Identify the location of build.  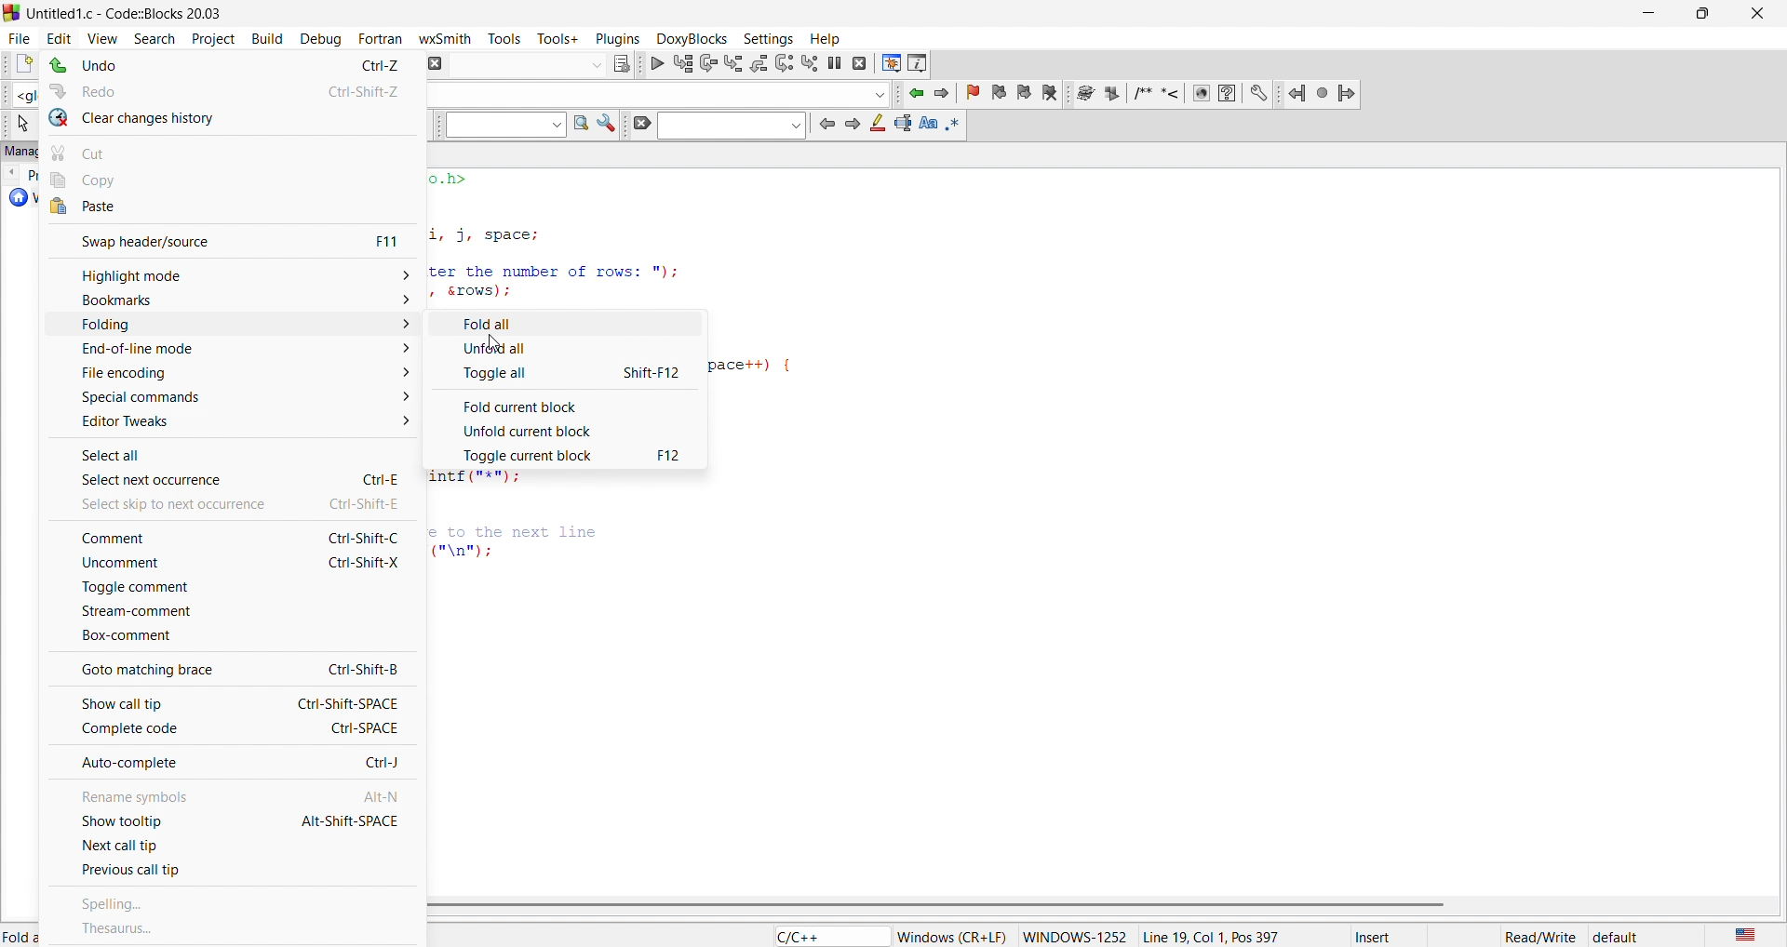
(264, 36).